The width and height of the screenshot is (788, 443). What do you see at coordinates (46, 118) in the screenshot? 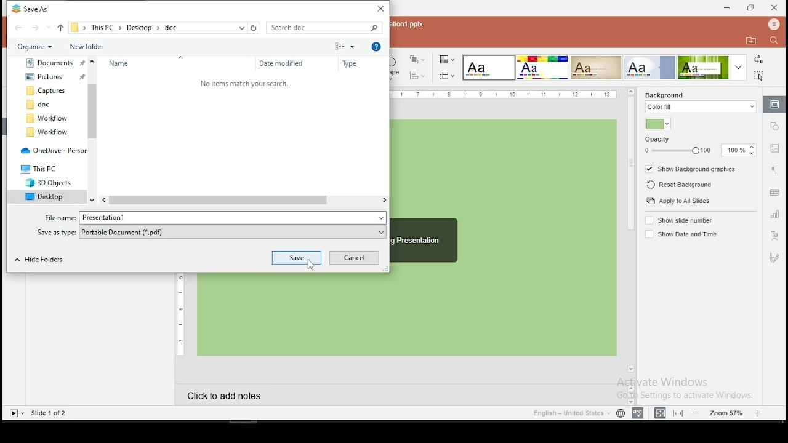
I see `workflow` at bounding box center [46, 118].